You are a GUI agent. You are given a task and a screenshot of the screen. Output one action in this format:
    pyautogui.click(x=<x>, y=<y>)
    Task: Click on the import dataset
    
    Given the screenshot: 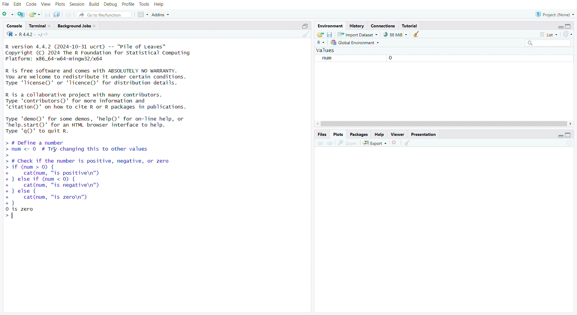 What is the action you would take?
    pyautogui.click(x=357, y=35)
    